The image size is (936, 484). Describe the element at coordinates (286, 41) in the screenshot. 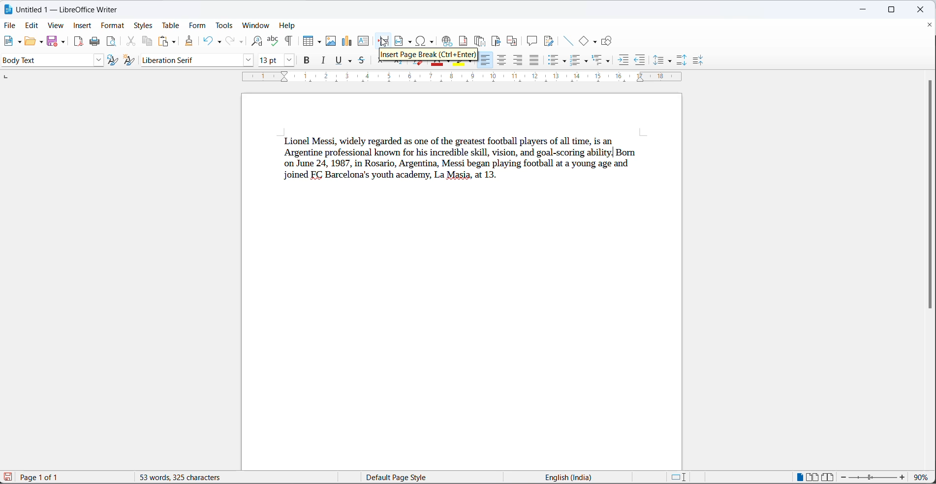

I see `toggle formatting marks` at that location.